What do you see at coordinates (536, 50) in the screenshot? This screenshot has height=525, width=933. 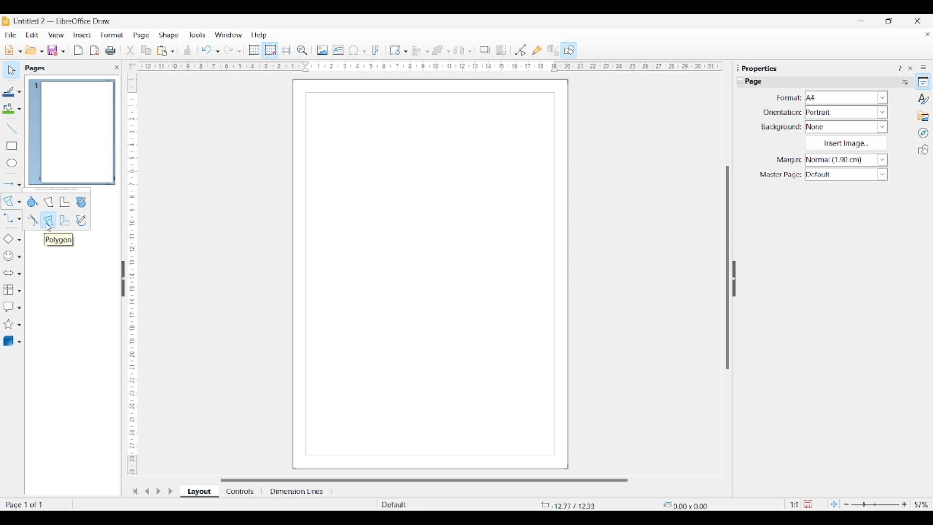 I see `Show gluepoint options` at bounding box center [536, 50].